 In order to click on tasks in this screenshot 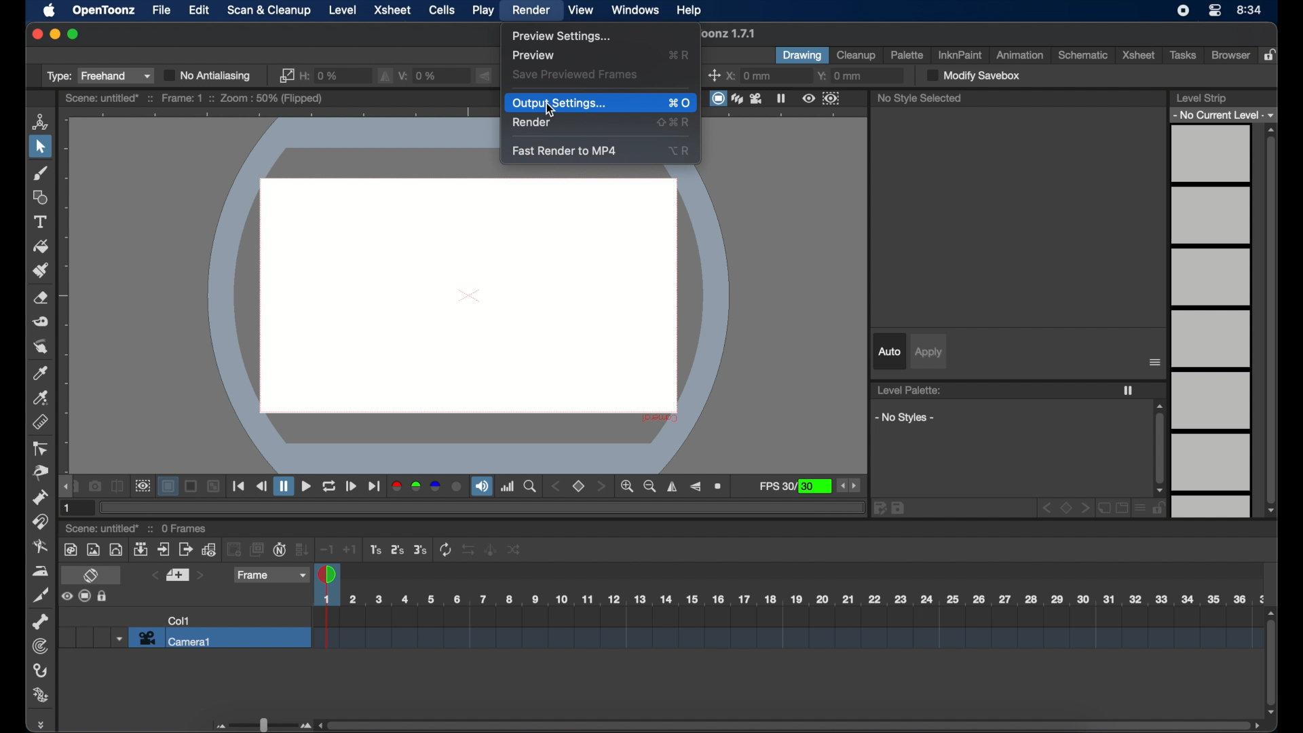, I will do `click(1185, 55)`.